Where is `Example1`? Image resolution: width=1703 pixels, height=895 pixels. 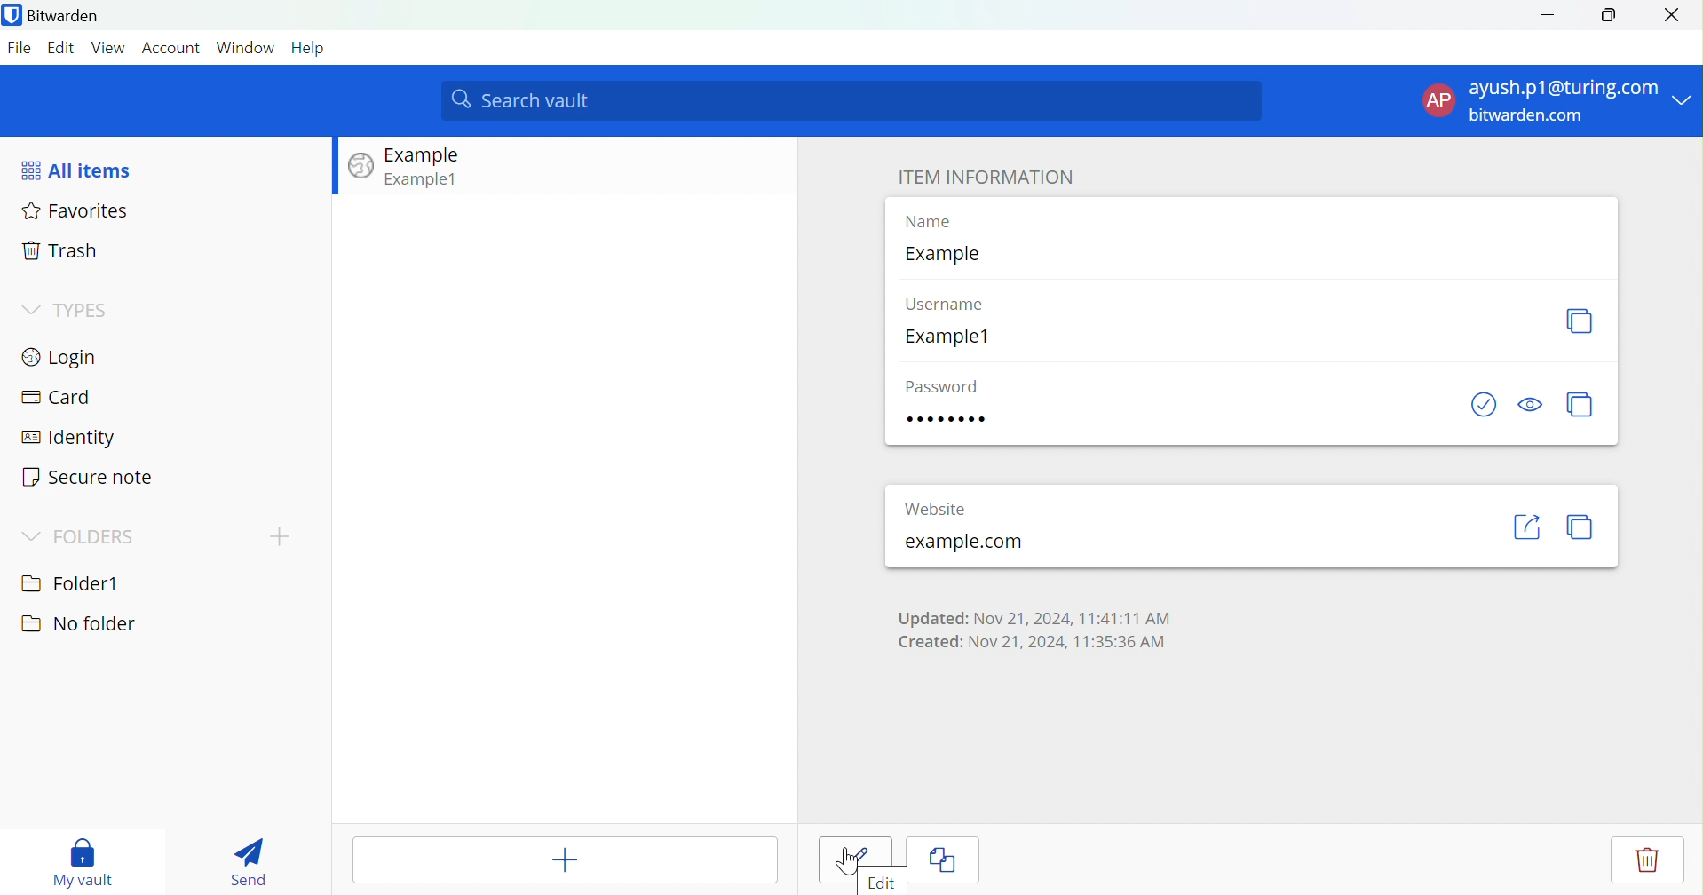 Example1 is located at coordinates (949, 337).